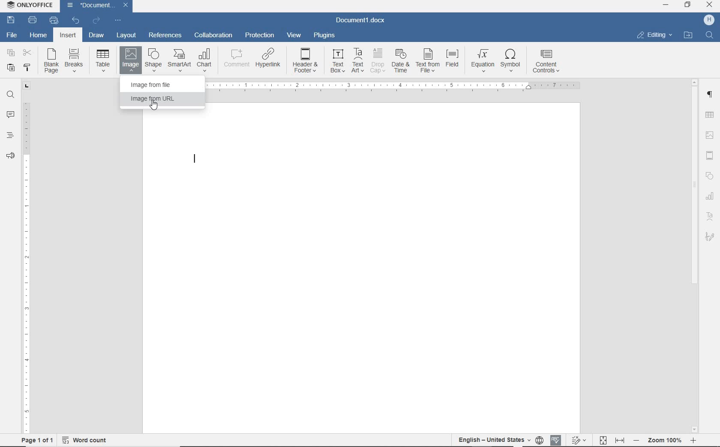 The width and height of the screenshot is (720, 447). What do you see at coordinates (10, 54) in the screenshot?
I see `copy` at bounding box center [10, 54].